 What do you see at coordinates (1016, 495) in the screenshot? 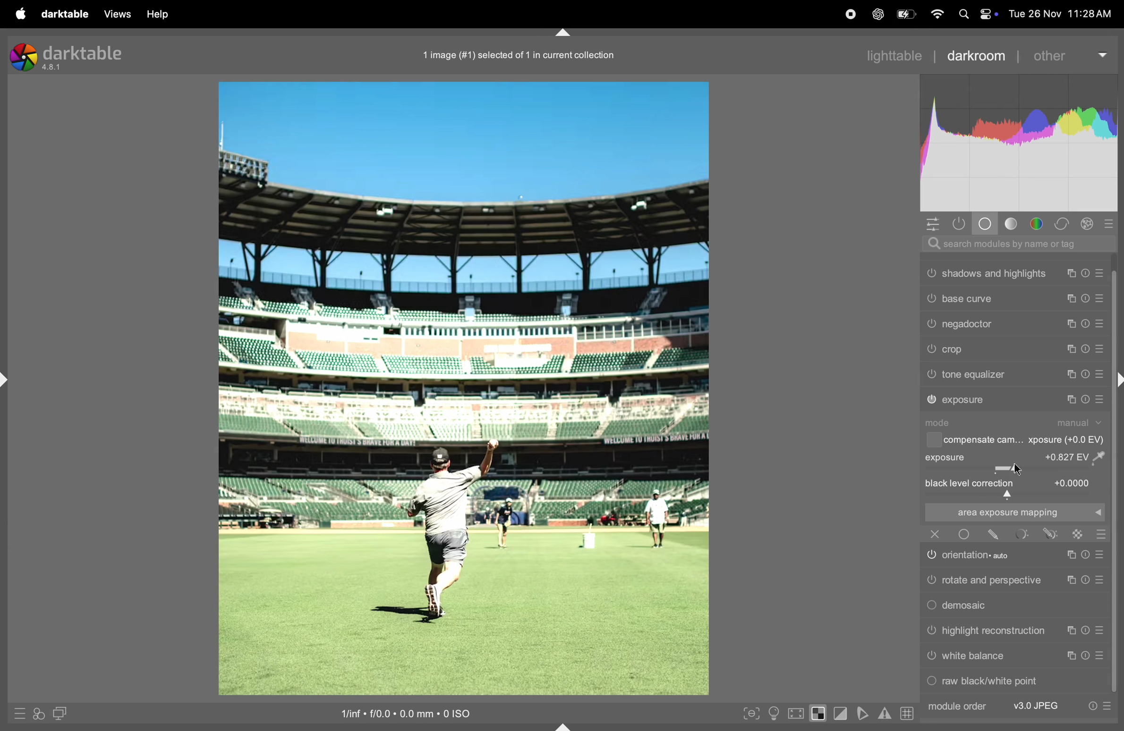
I see `slider` at bounding box center [1016, 495].